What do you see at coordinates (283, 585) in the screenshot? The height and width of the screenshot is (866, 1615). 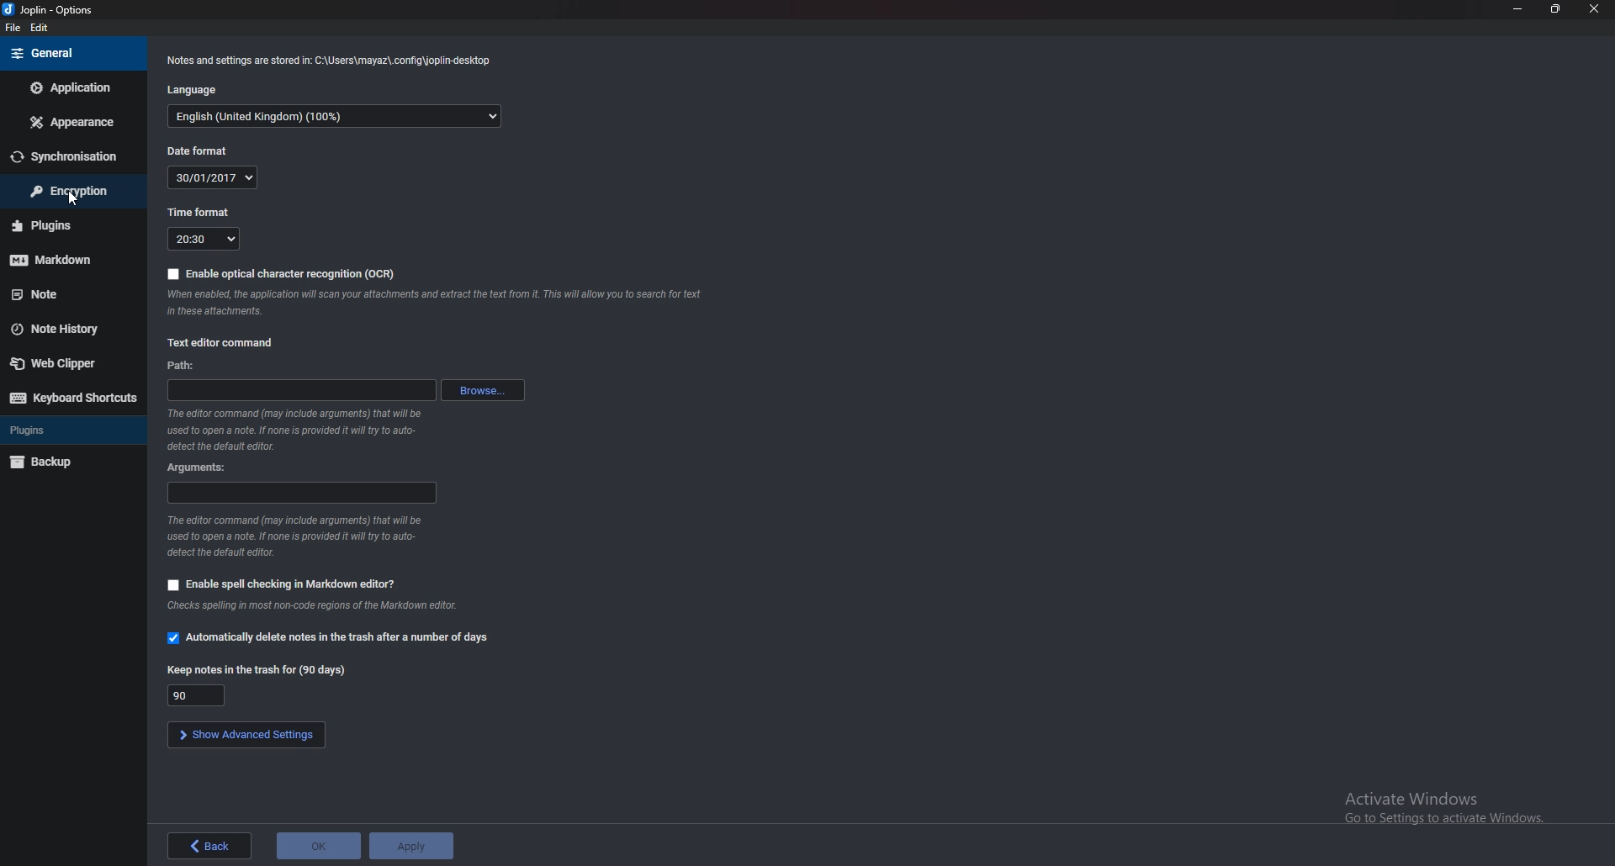 I see `enable spell check` at bounding box center [283, 585].